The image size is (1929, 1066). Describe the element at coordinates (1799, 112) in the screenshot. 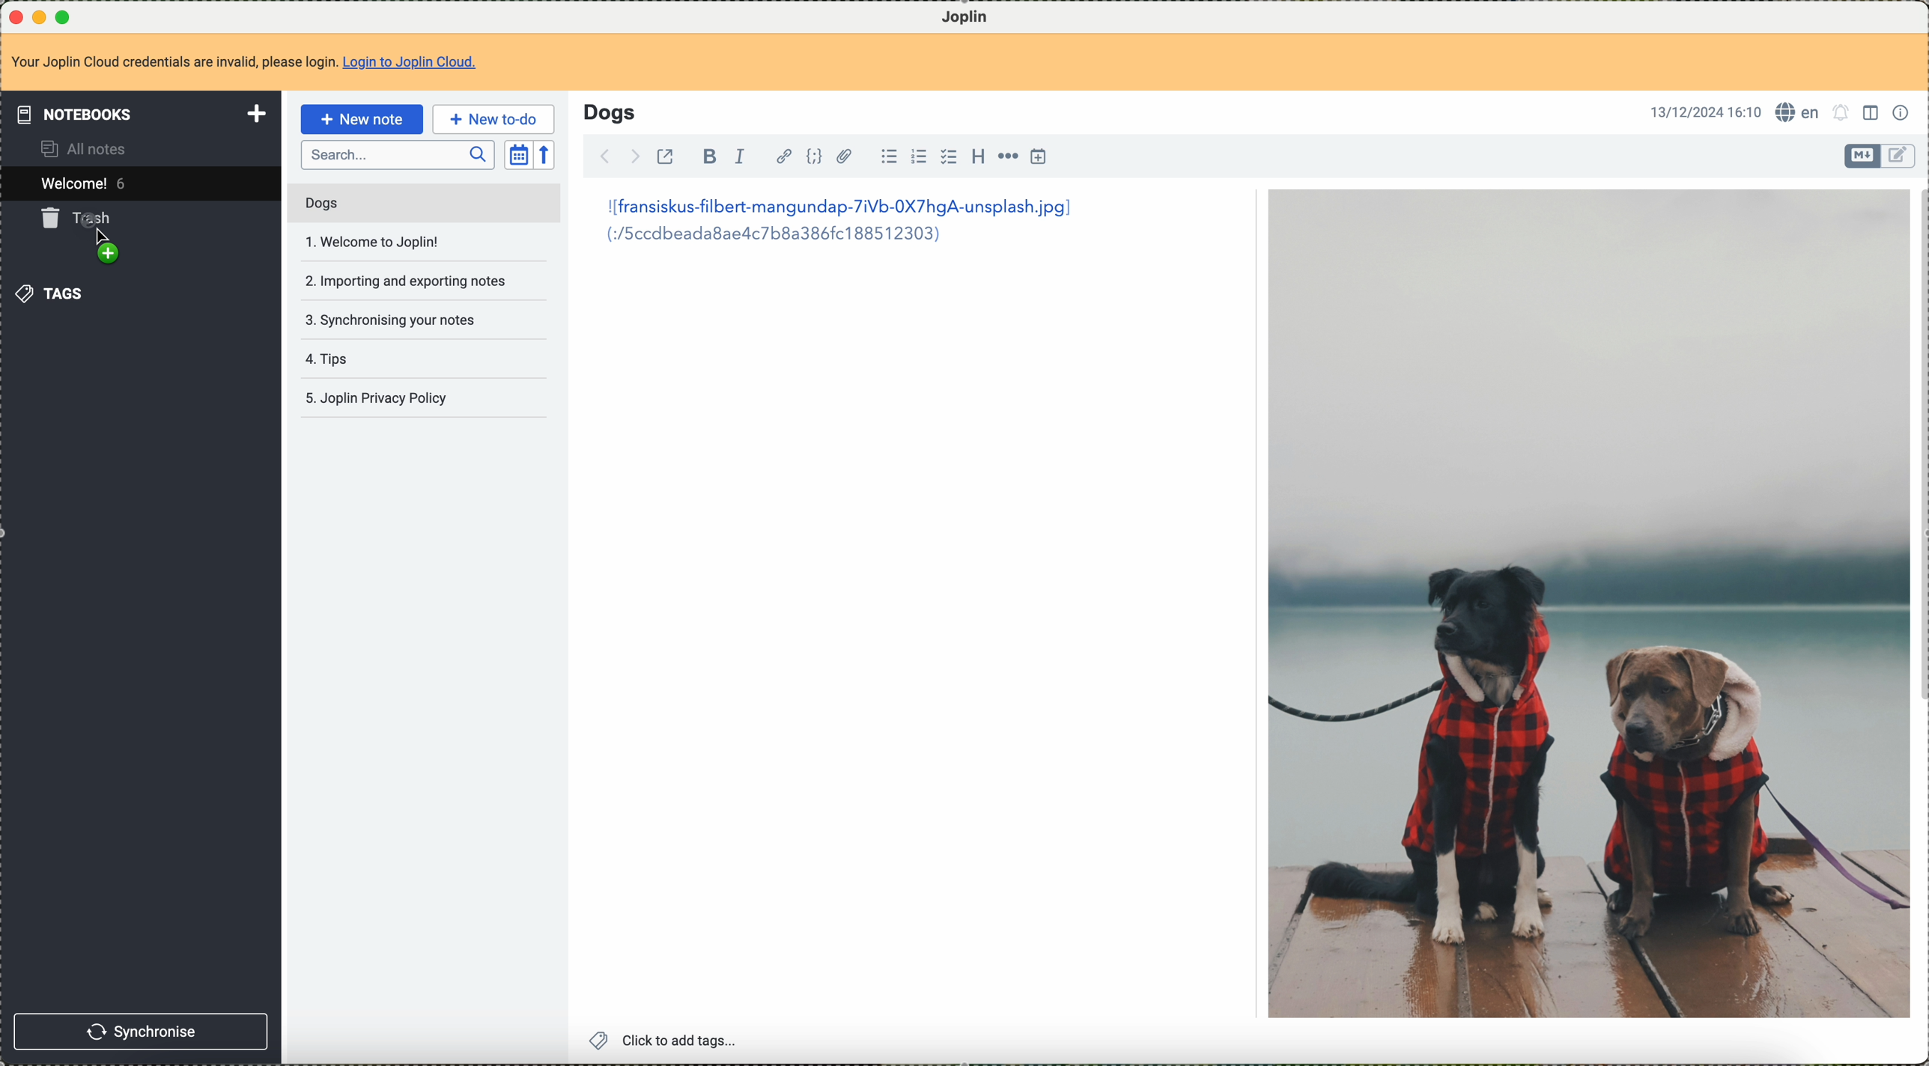

I see `language` at that location.